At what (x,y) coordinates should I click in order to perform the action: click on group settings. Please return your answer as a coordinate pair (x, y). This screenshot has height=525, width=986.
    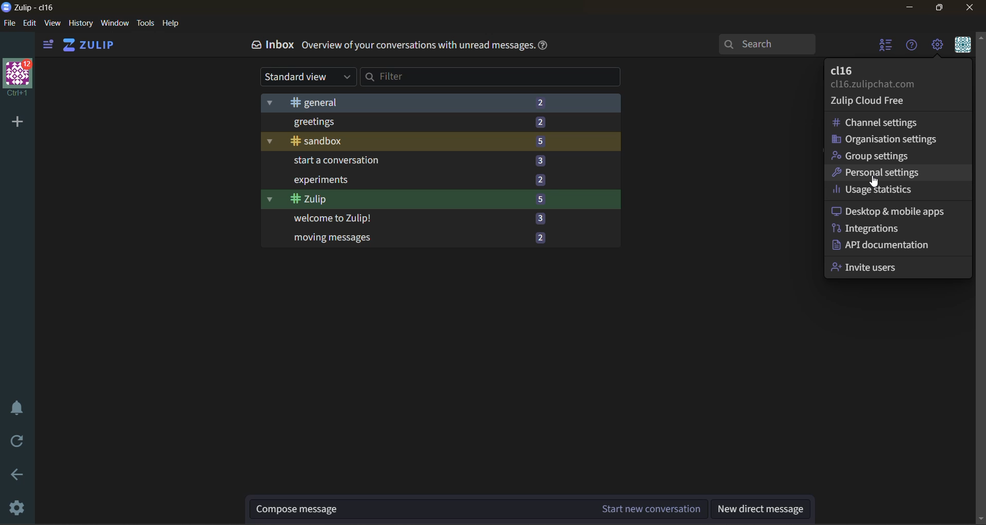
    Looking at the image, I should click on (874, 156).